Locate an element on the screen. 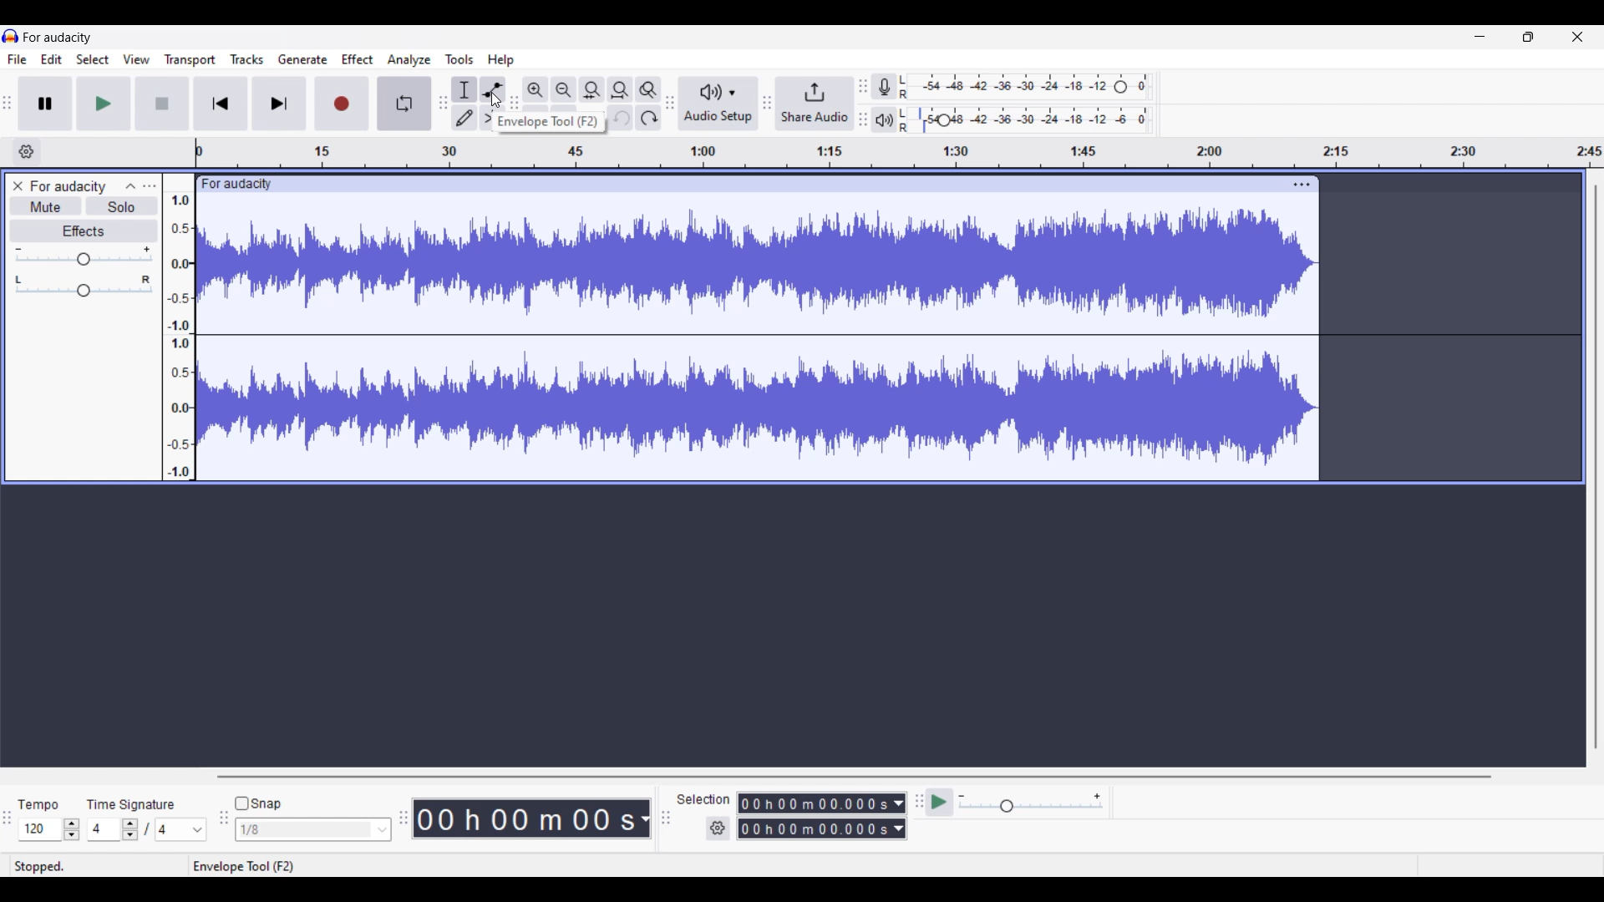 The height and width of the screenshot is (902, 1604). Playback speed settings is located at coordinates (1031, 802).